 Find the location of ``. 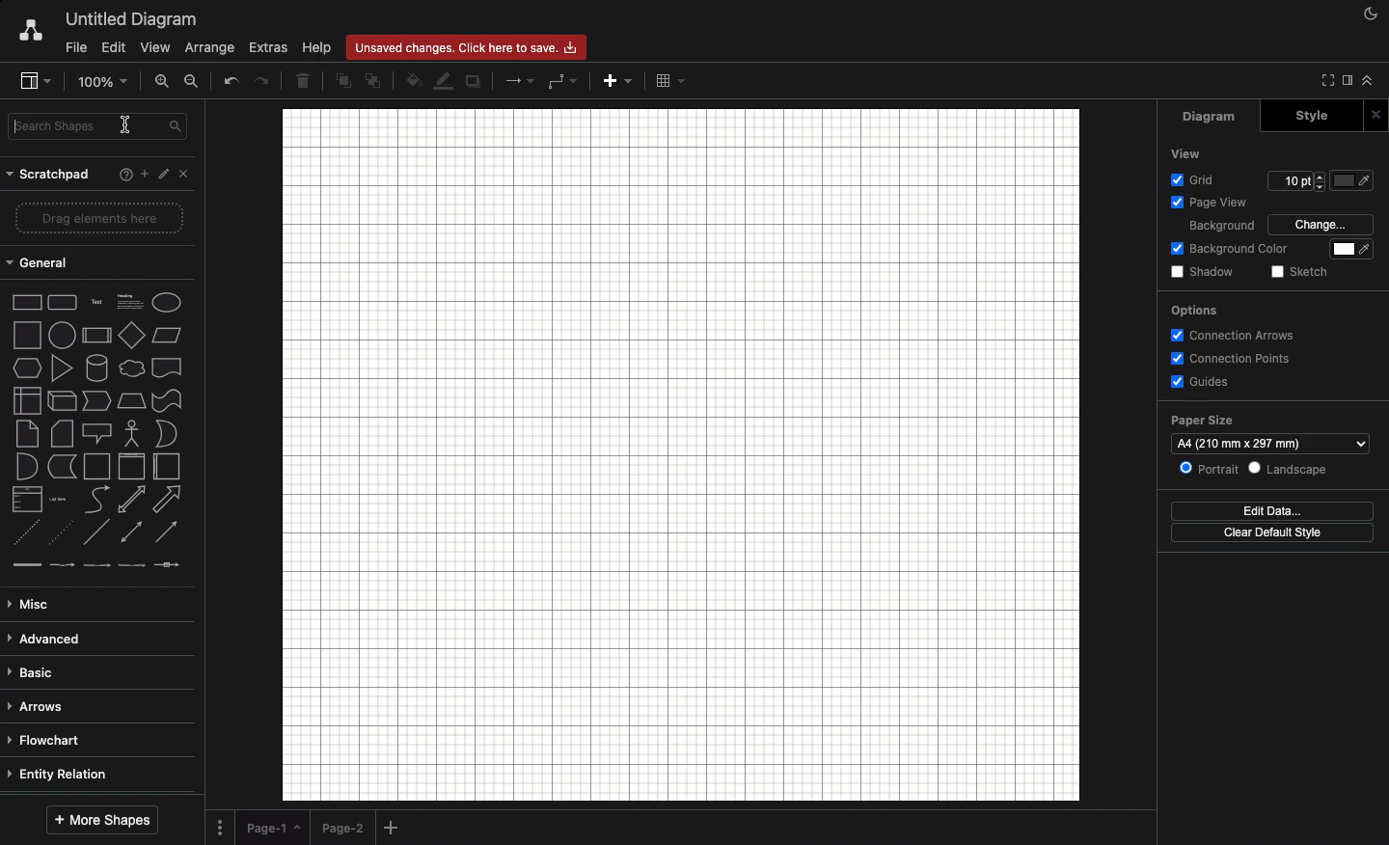

 is located at coordinates (1355, 180).